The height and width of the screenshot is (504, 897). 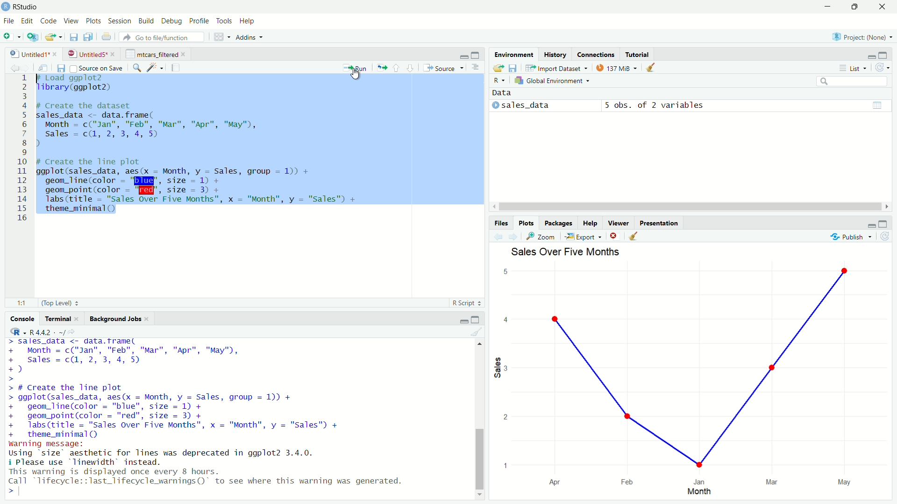 I want to click on close, so click(x=55, y=54).